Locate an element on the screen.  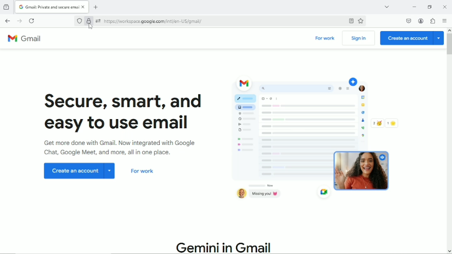
site is located at coordinates (154, 21).